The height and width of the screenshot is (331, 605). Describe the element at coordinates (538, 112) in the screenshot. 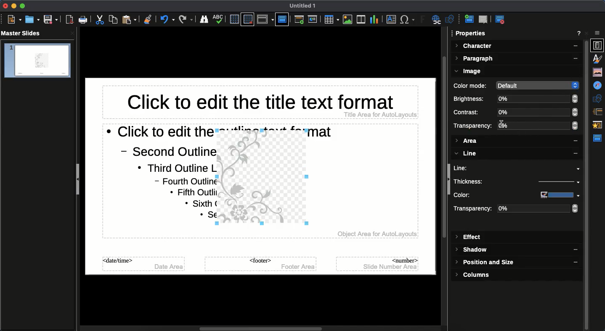

I see `0%` at that location.